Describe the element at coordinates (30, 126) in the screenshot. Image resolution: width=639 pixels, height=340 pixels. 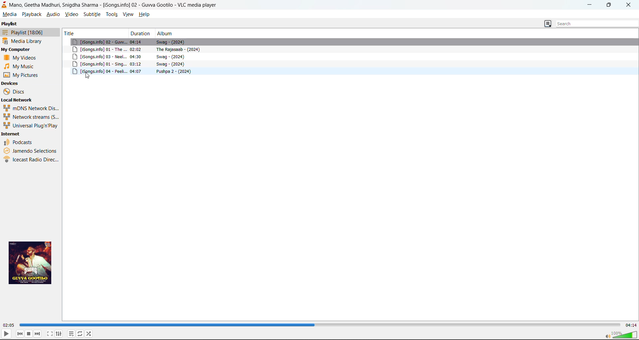
I see `universal plug n play` at that location.